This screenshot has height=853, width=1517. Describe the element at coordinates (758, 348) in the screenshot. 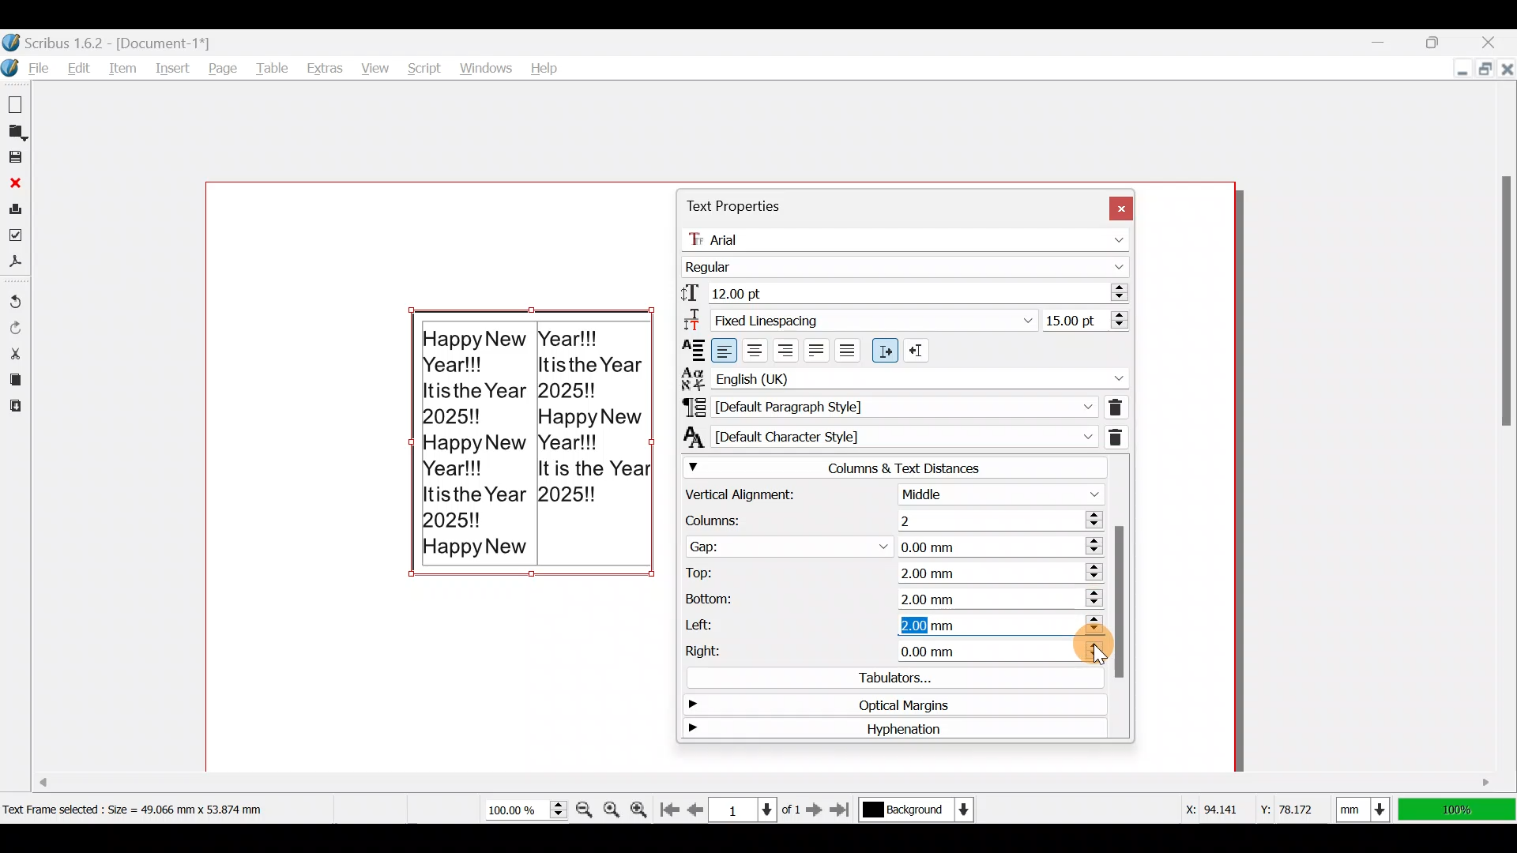

I see `Align text center` at that location.